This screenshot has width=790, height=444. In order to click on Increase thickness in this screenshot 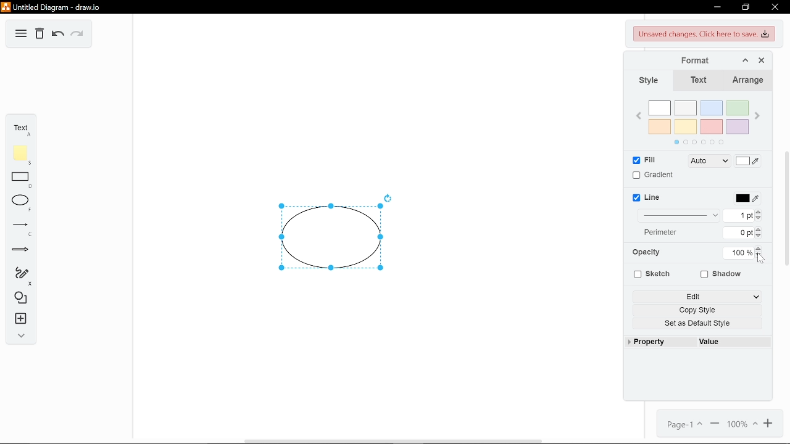, I will do `click(760, 211)`.